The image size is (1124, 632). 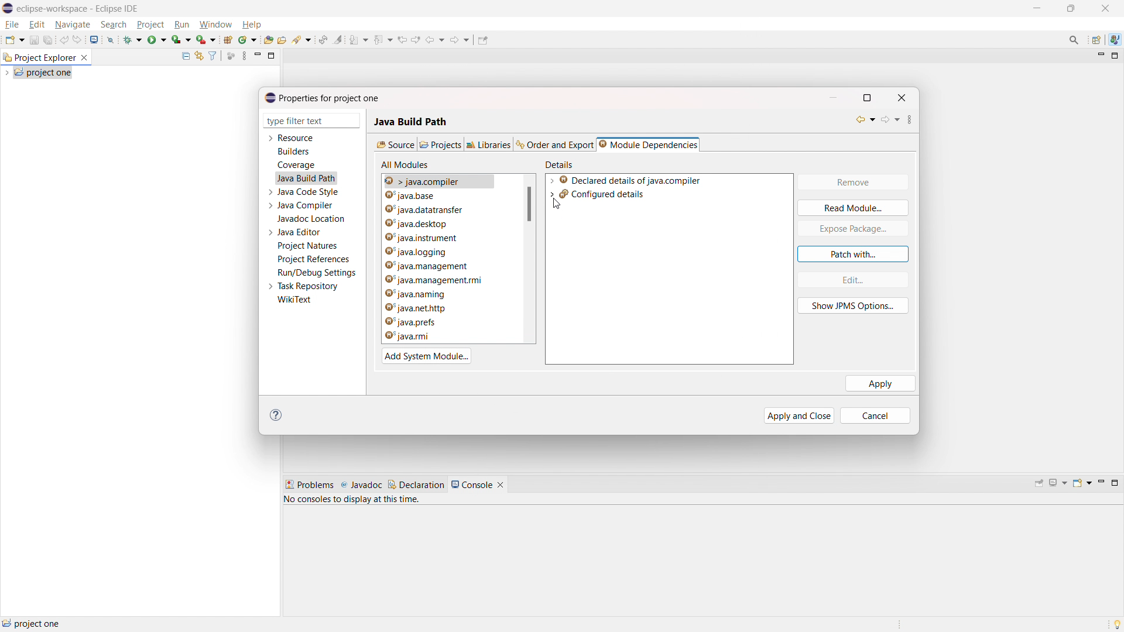 I want to click on Java build path, so click(x=411, y=118).